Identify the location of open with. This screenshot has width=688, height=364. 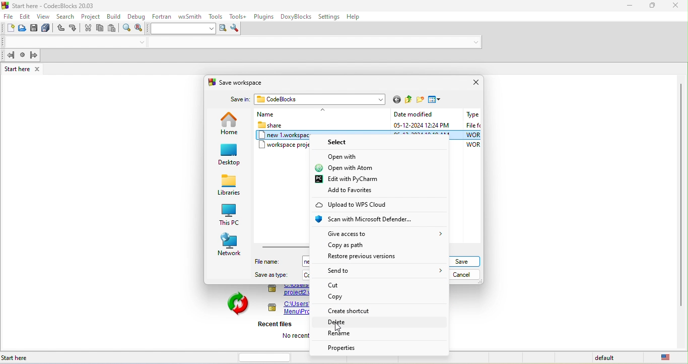
(348, 157).